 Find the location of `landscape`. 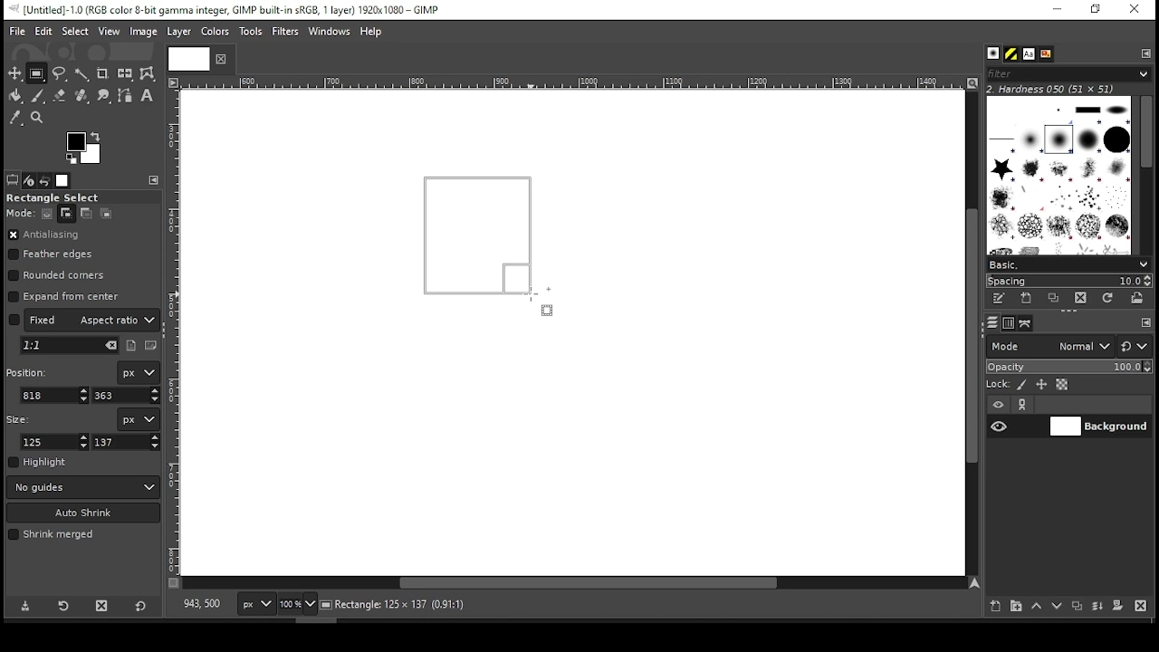

landscape is located at coordinates (152, 347).